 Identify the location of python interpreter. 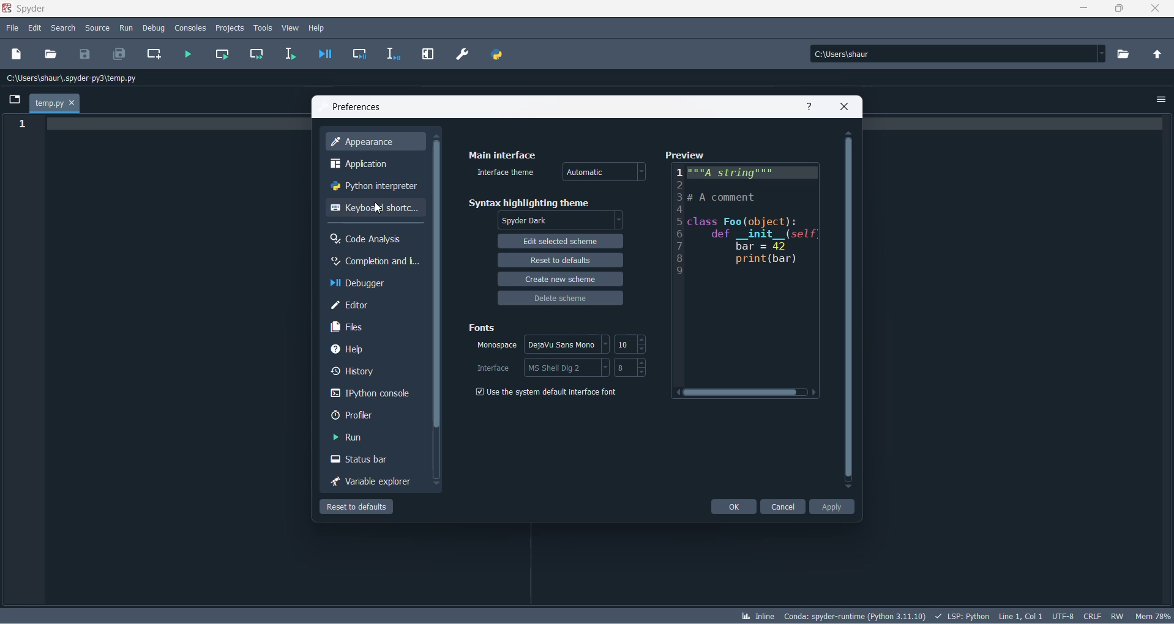
(373, 188).